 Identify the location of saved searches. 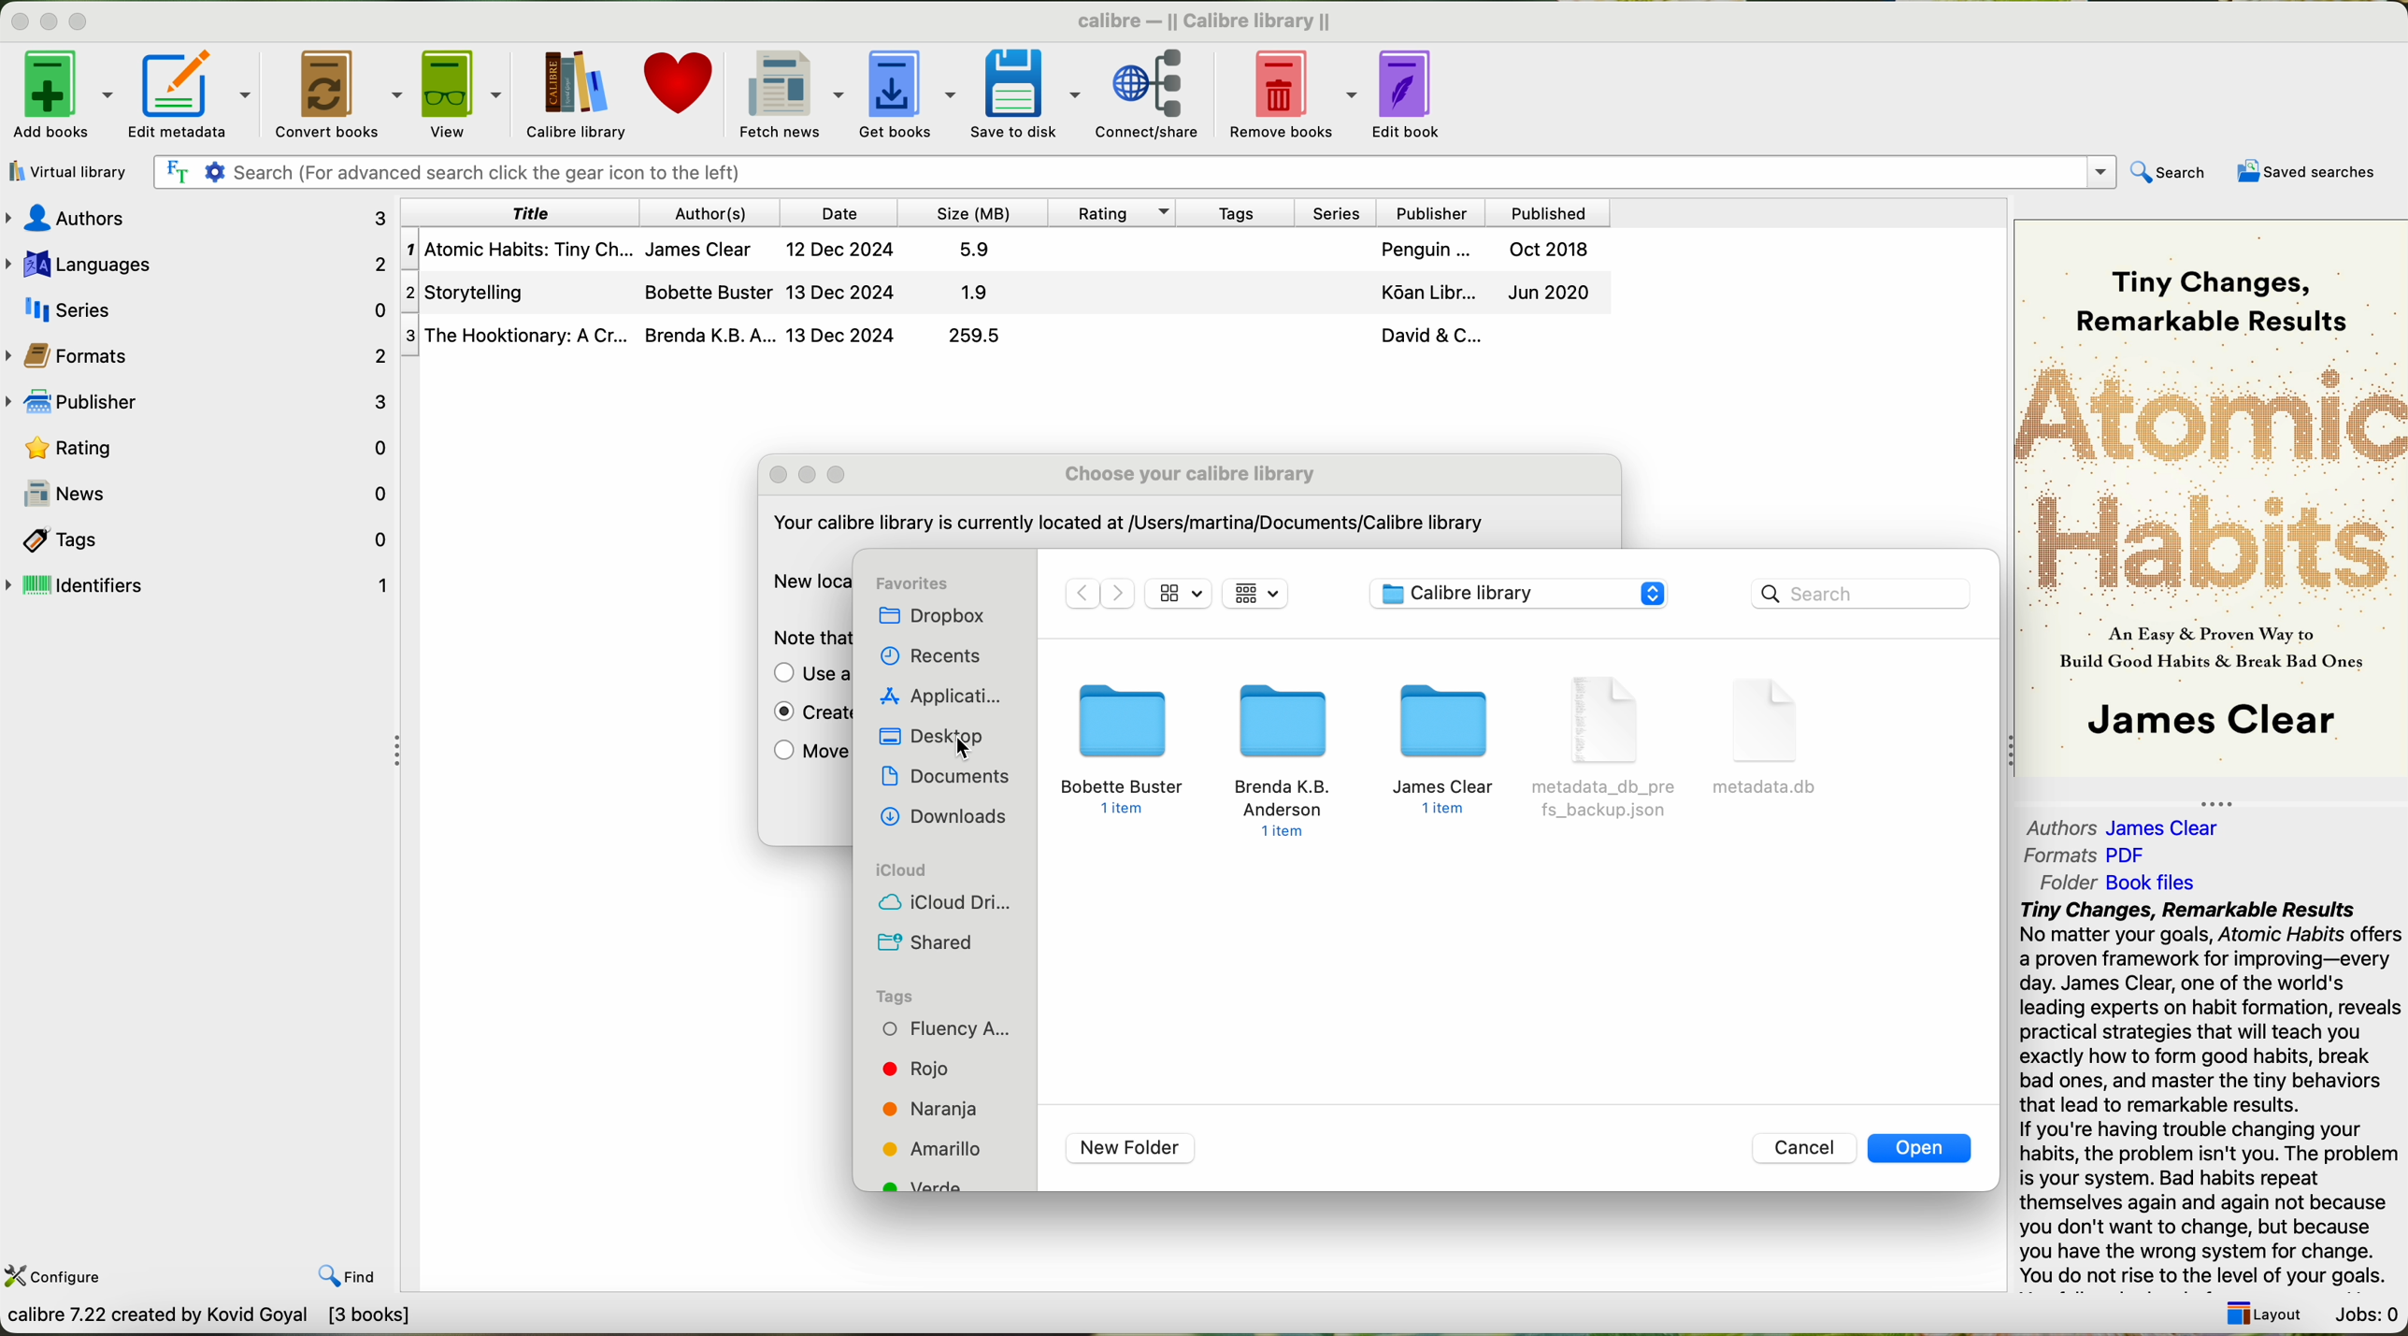
(2312, 172).